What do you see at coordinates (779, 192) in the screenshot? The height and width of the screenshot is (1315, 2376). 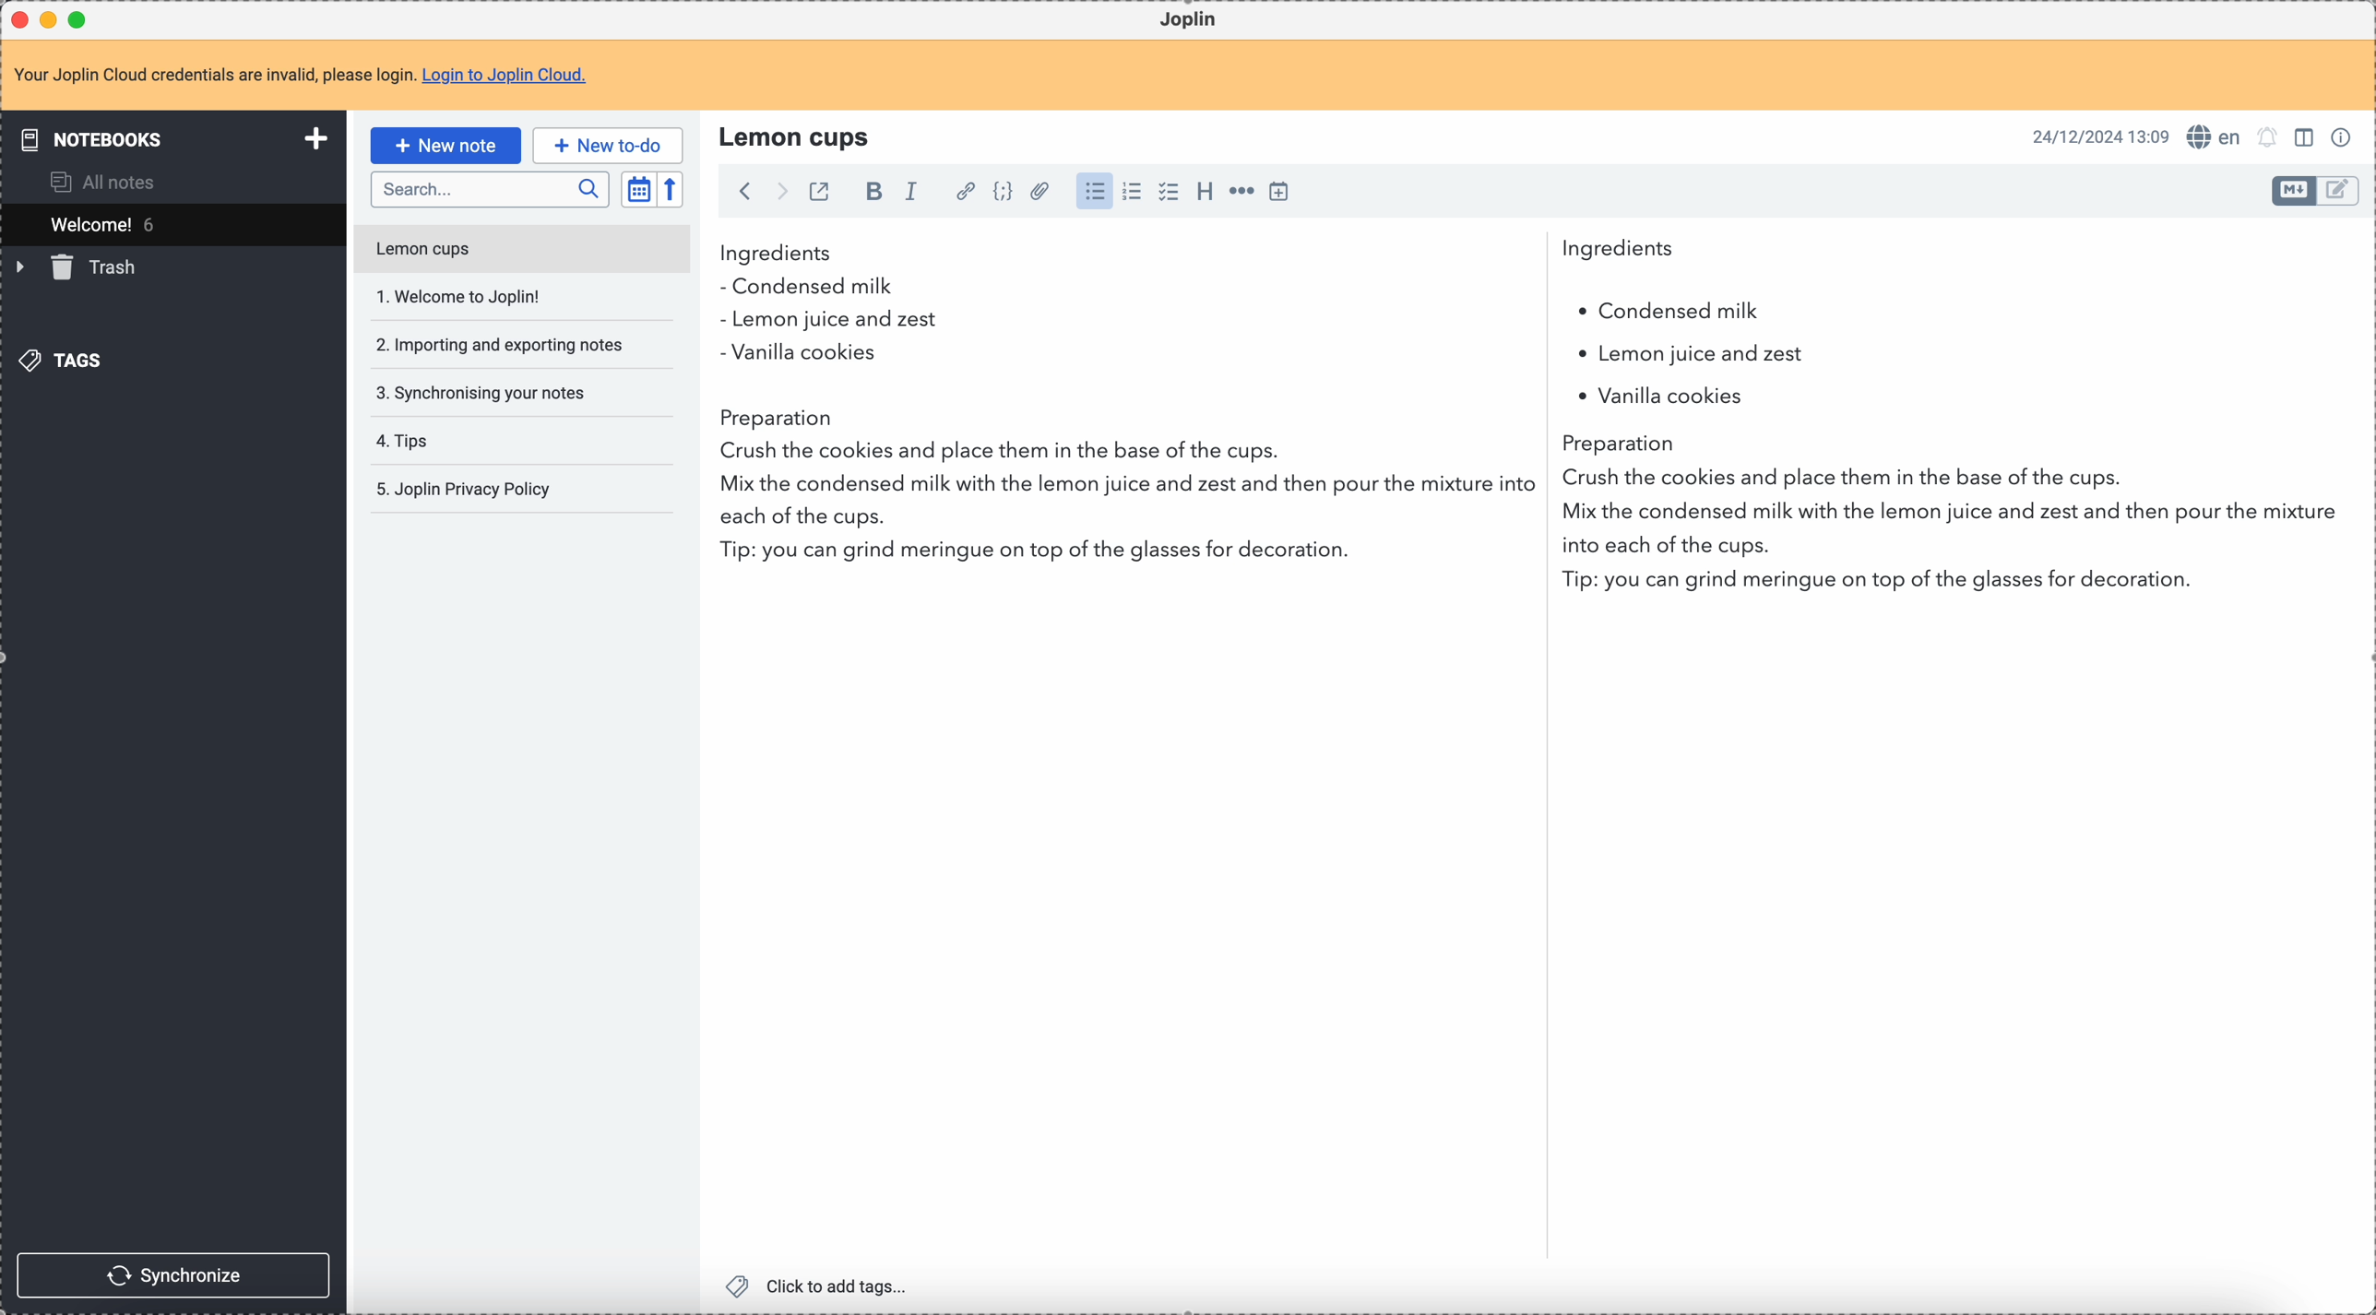 I see `foward` at bounding box center [779, 192].